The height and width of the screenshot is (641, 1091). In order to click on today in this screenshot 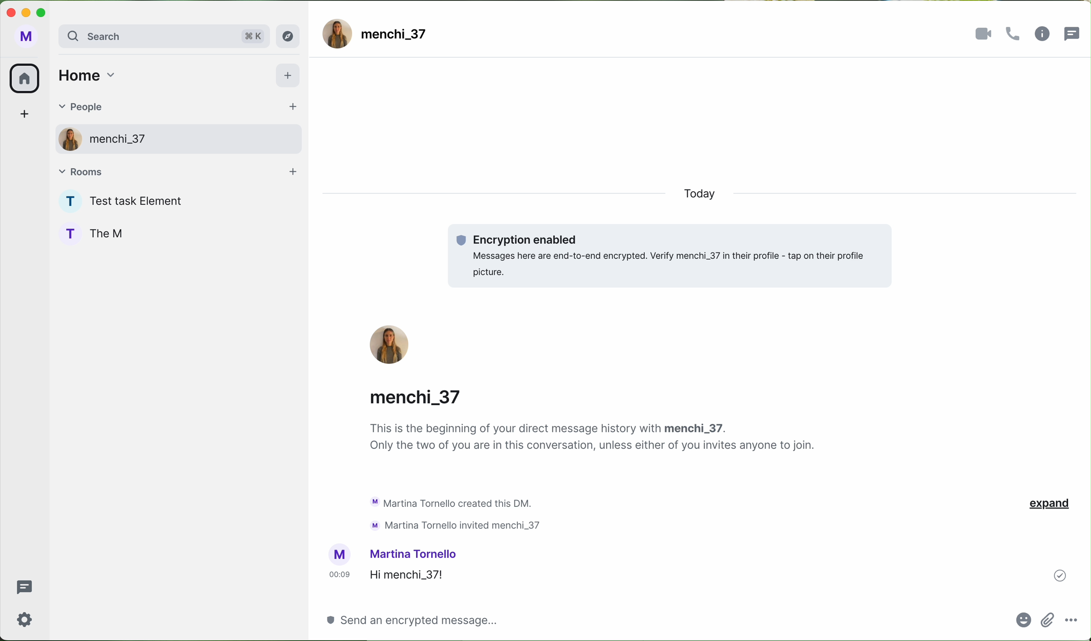, I will do `click(708, 196)`.